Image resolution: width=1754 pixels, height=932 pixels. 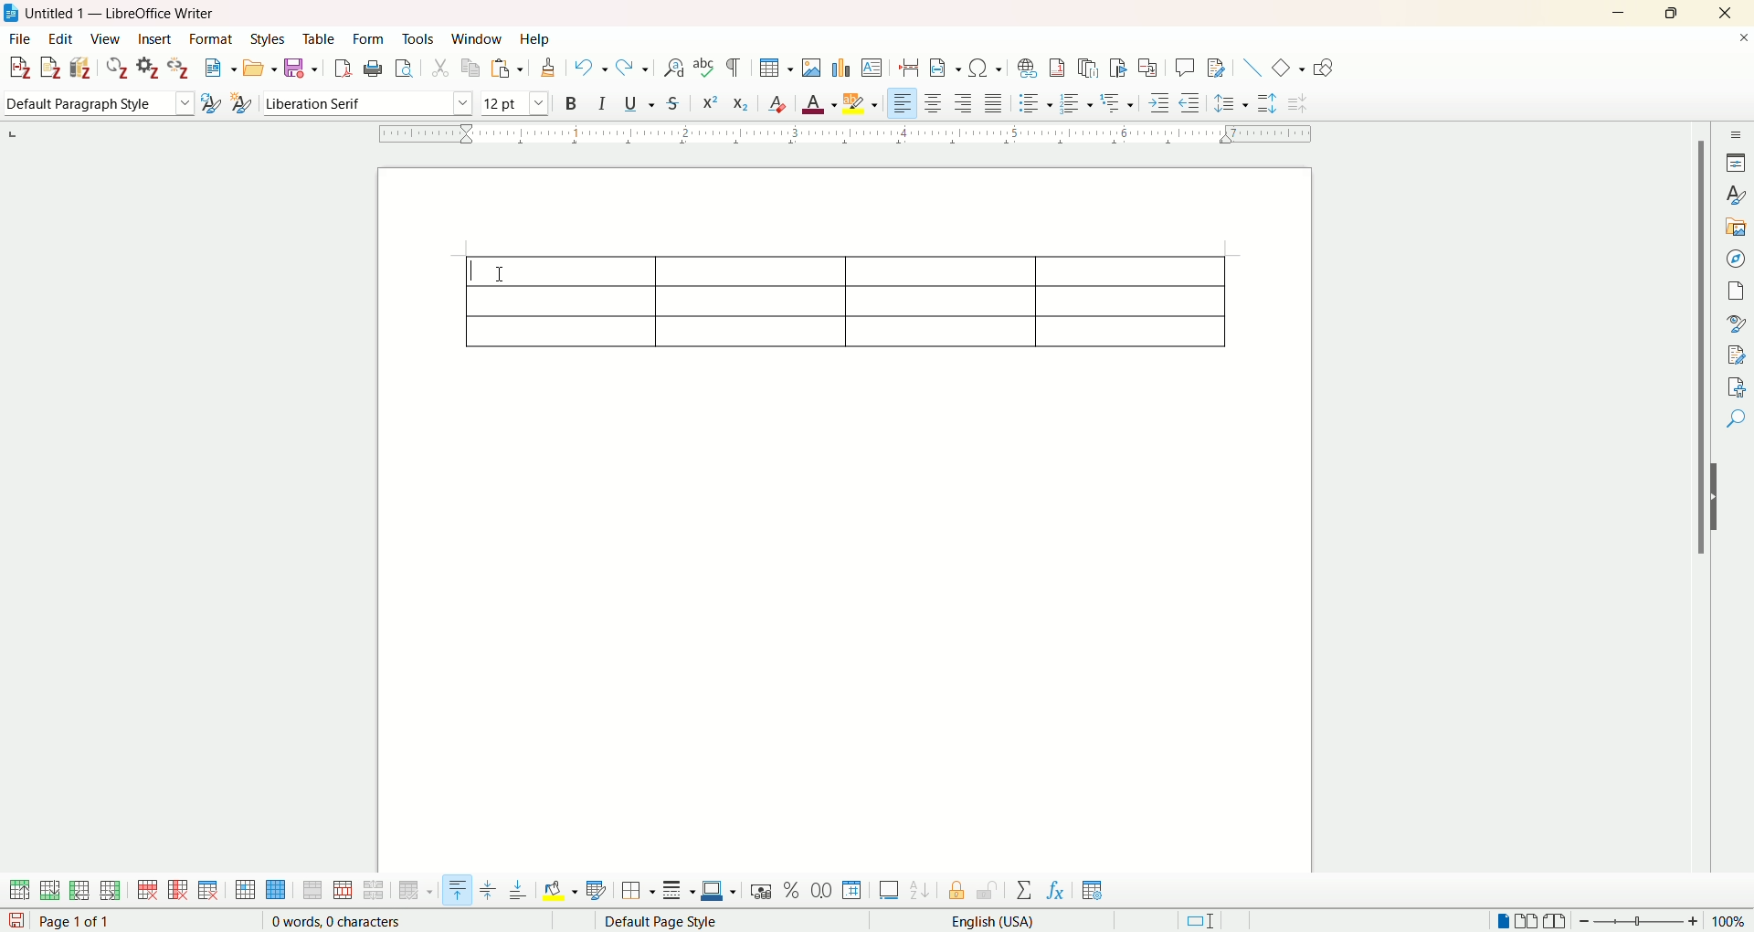 I want to click on optimize size, so click(x=418, y=889).